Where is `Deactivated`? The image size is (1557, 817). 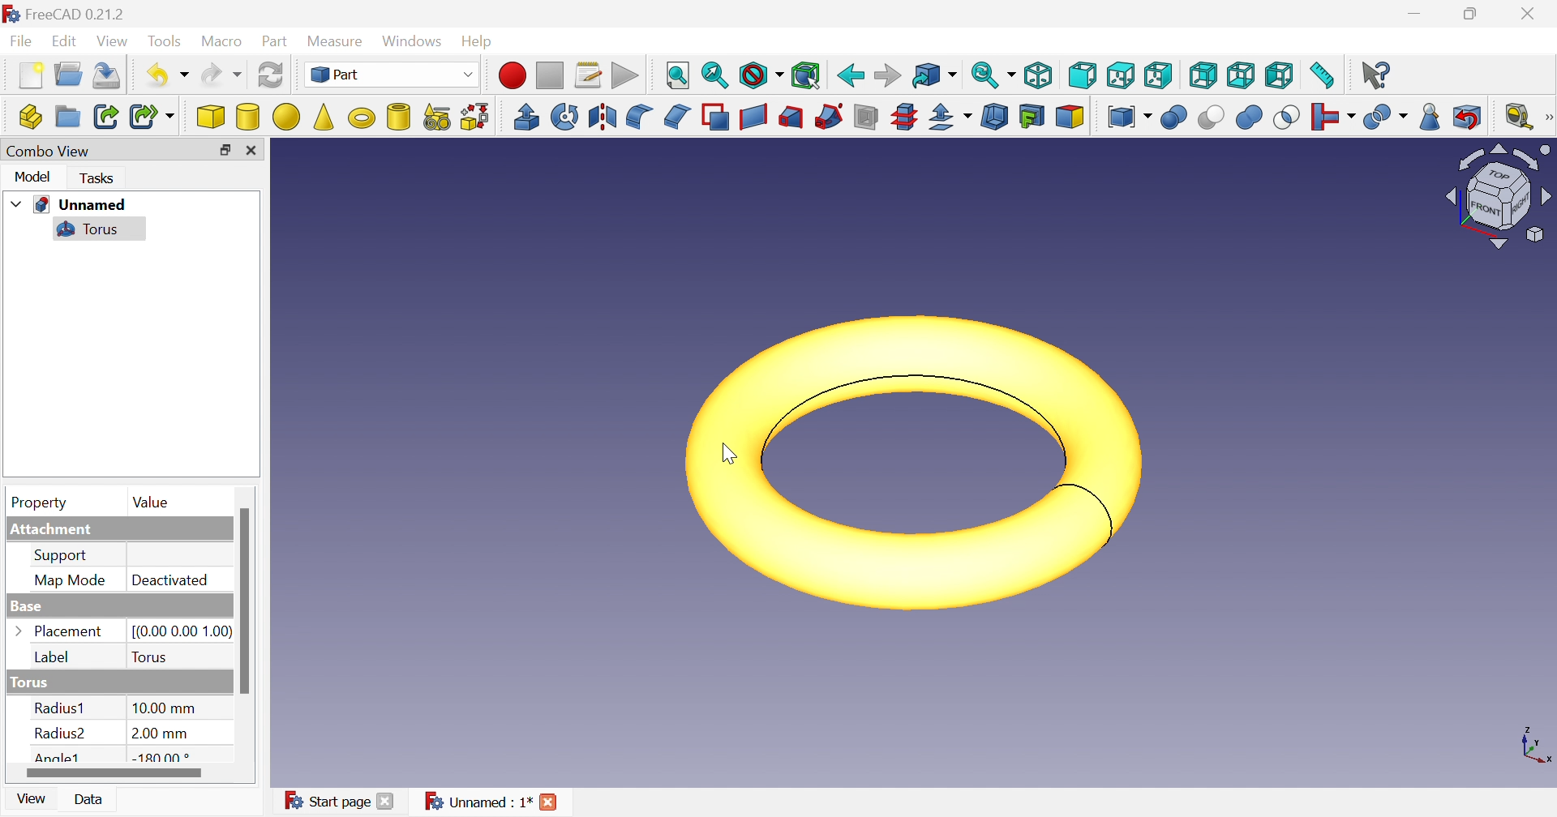 Deactivated is located at coordinates (173, 581).